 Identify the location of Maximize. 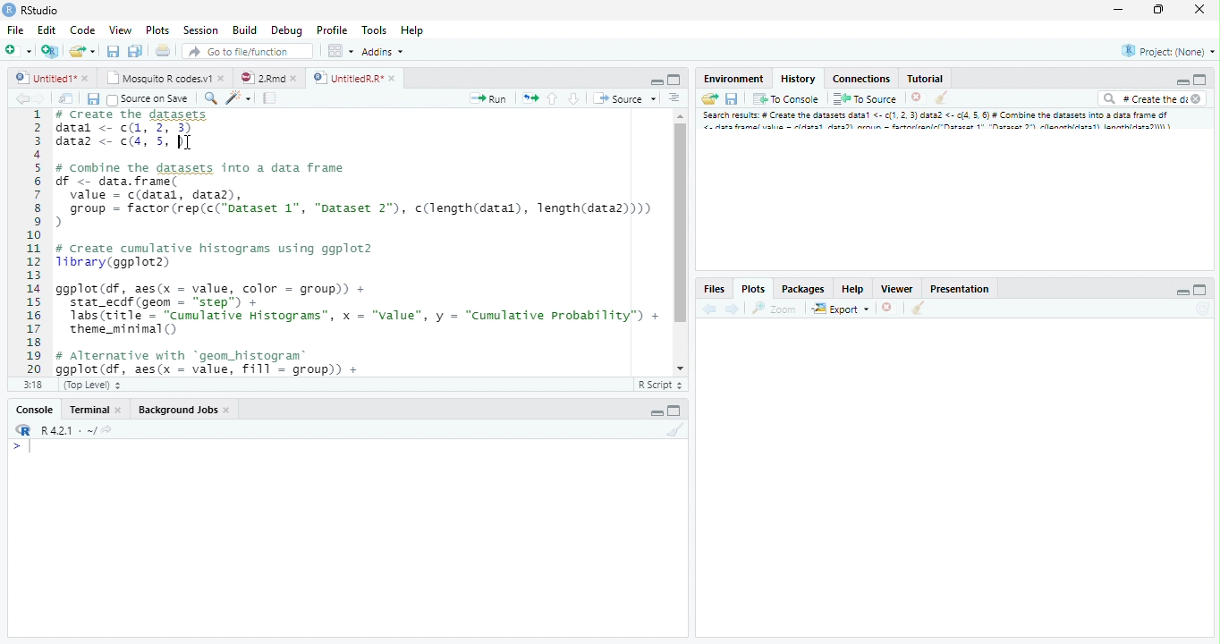
(674, 79).